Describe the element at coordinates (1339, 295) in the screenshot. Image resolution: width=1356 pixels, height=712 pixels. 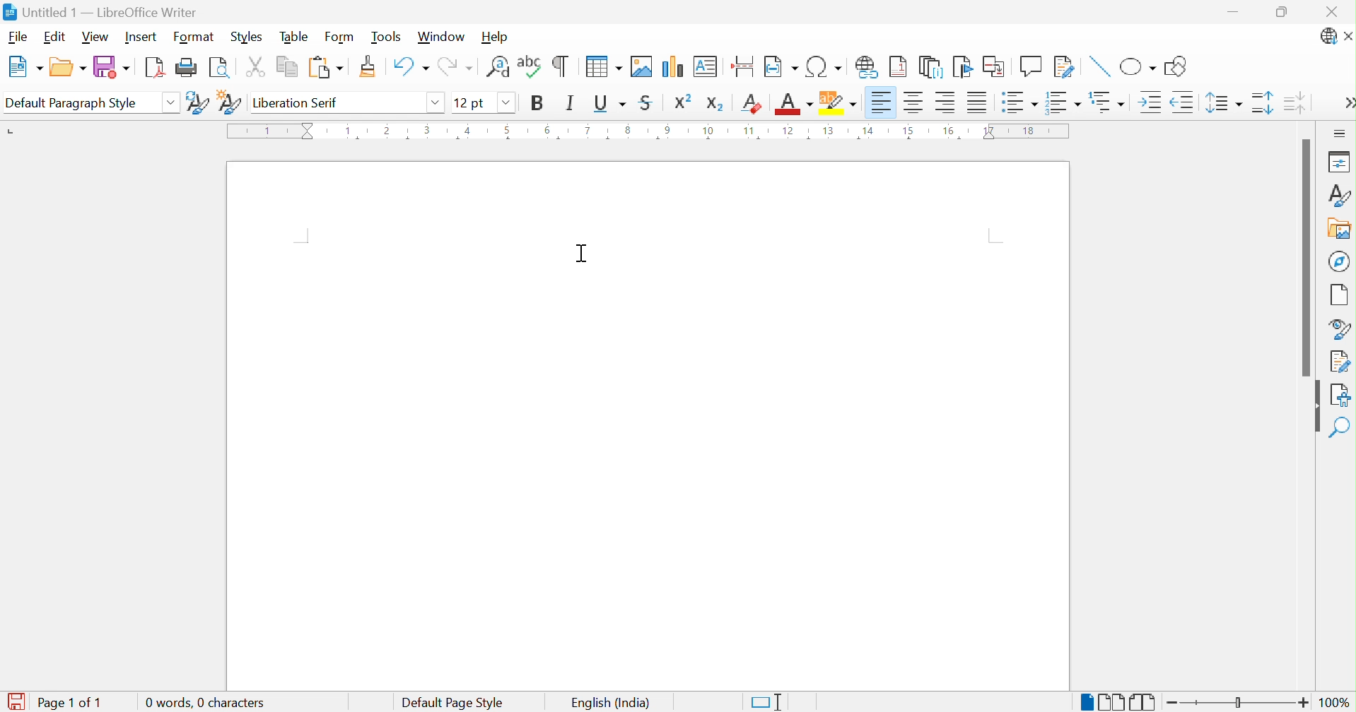
I see `Page` at that location.